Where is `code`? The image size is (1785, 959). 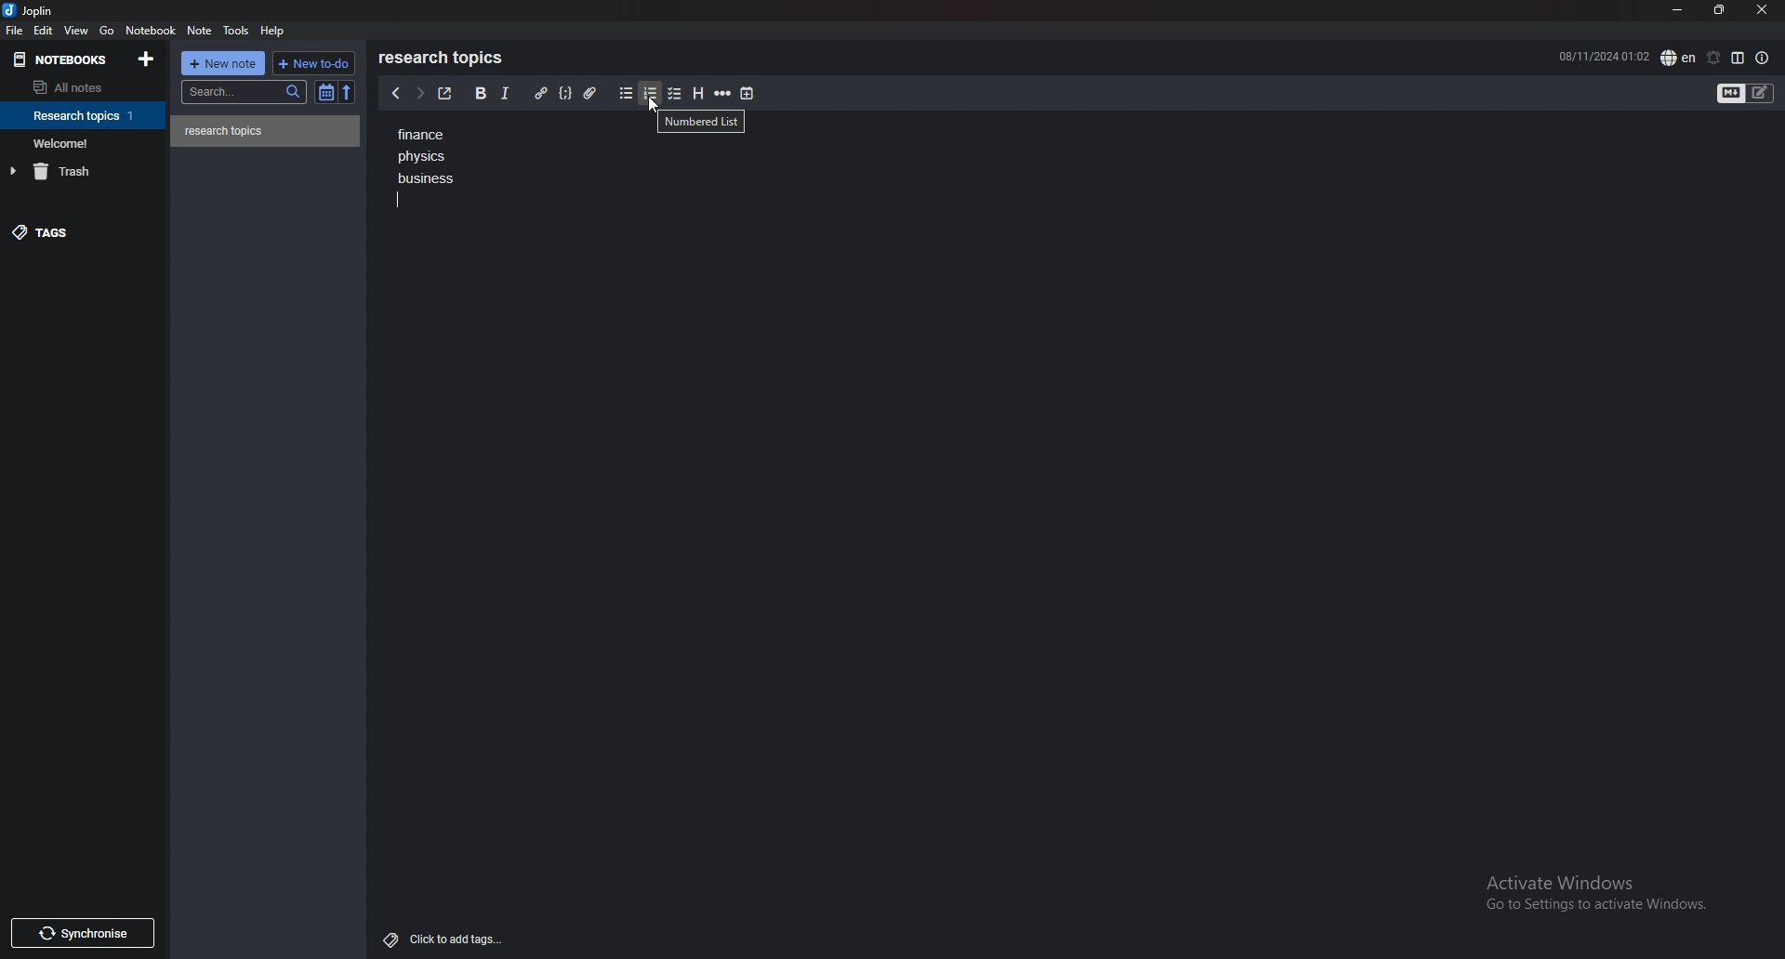 code is located at coordinates (566, 92).